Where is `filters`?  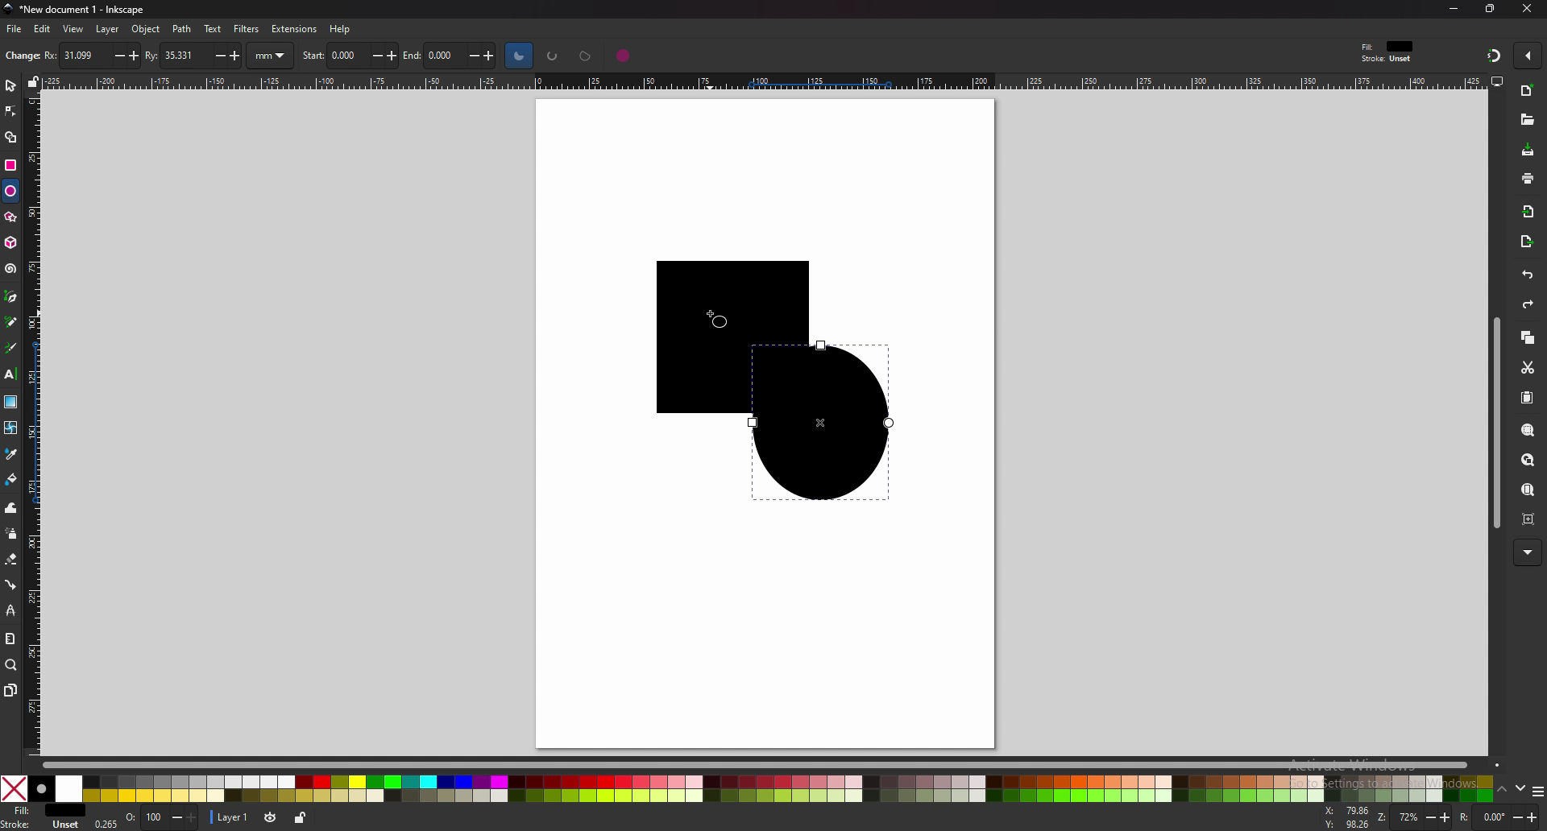
filters is located at coordinates (247, 29).